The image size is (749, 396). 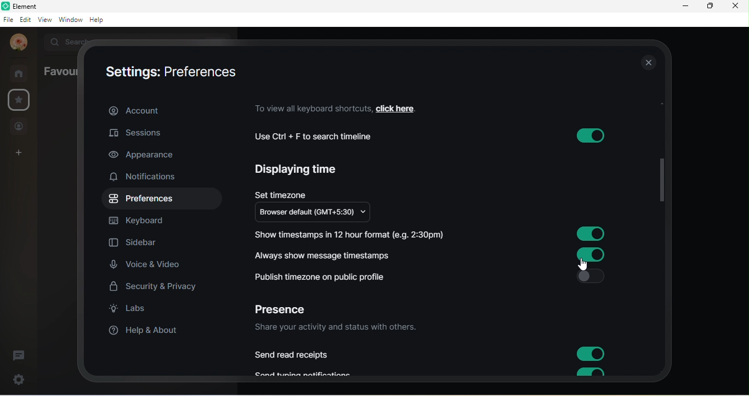 I want to click on account, so click(x=164, y=109).